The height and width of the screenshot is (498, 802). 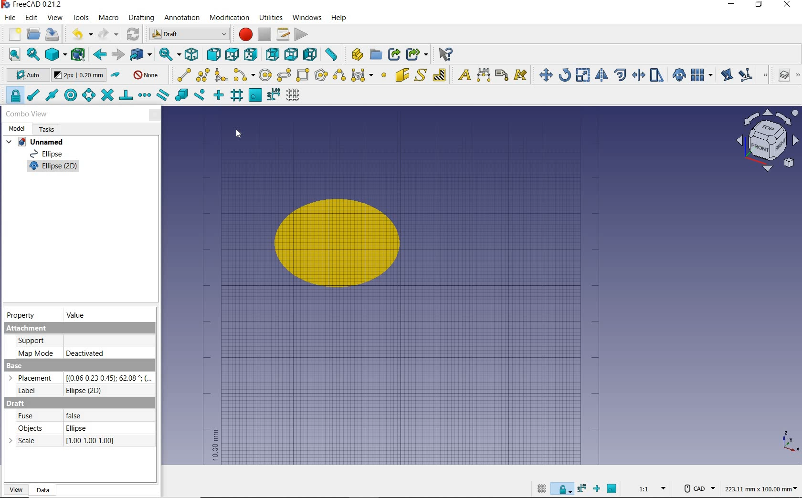 What do you see at coordinates (422, 74) in the screenshot?
I see `shape from text` at bounding box center [422, 74].